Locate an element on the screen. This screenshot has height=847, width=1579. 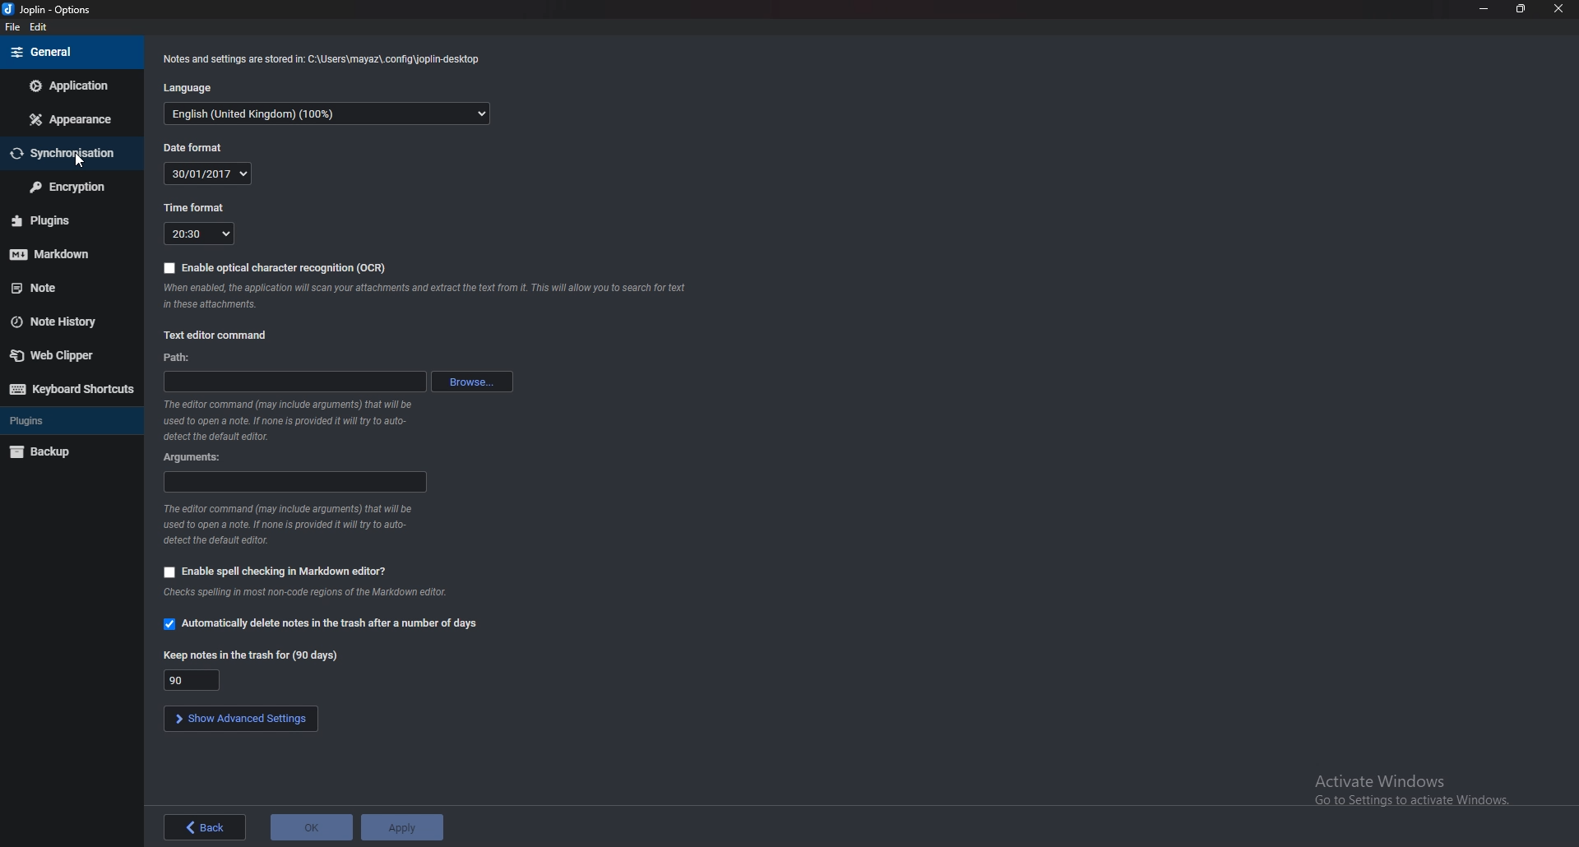
Activate Windows is located at coordinates (1419, 789).